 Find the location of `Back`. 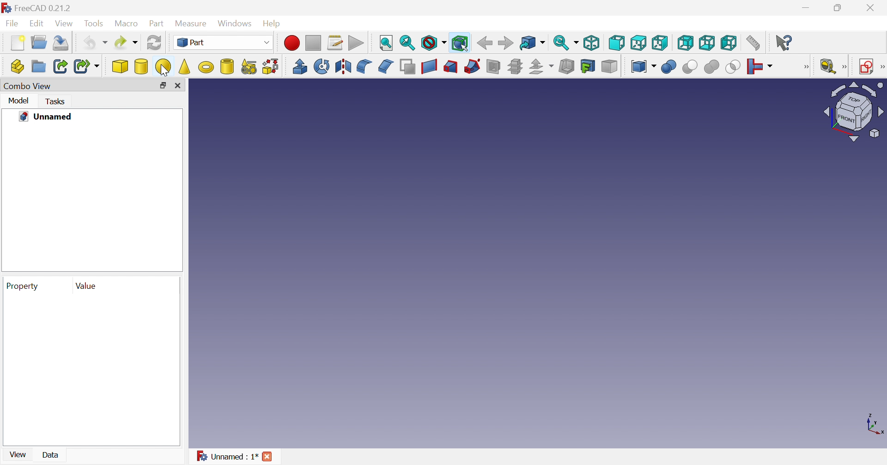

Back is located at coordinates (485, 43).